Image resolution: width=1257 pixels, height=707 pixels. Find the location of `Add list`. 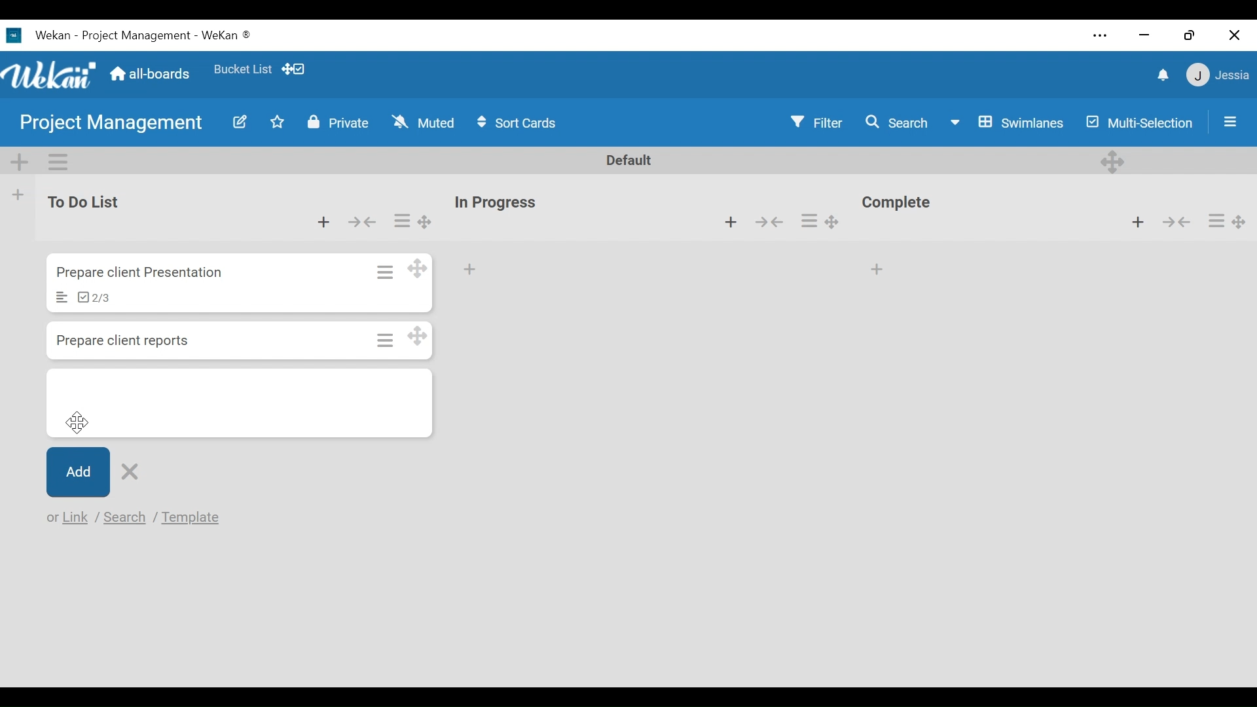

Add list is located at coordinates (19, 194).